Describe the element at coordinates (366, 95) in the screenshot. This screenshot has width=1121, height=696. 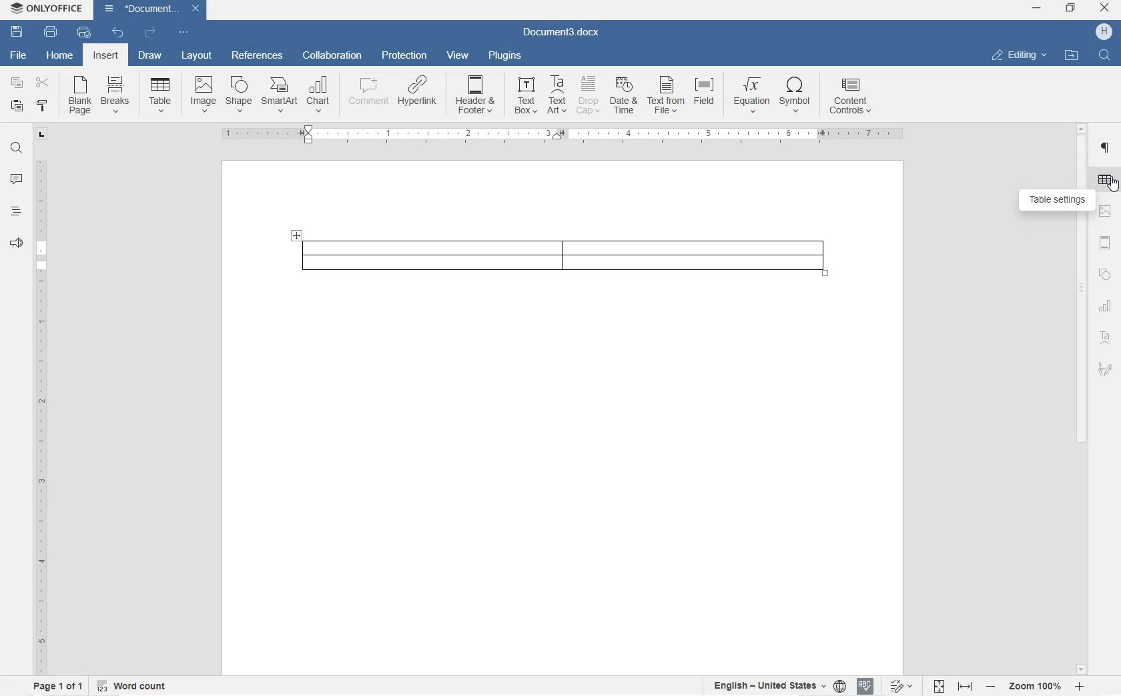
I see `comment` at that location.